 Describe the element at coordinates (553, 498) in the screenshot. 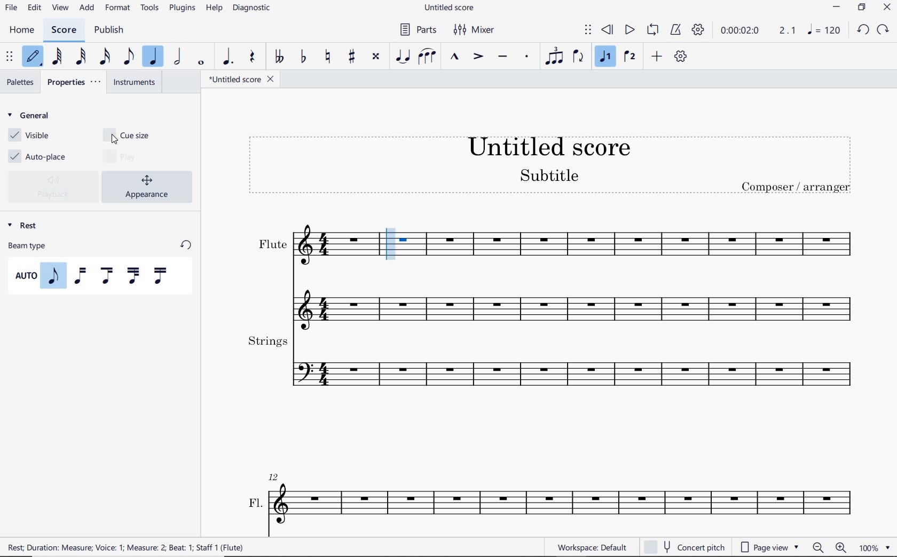

I see `fl.` at that location.